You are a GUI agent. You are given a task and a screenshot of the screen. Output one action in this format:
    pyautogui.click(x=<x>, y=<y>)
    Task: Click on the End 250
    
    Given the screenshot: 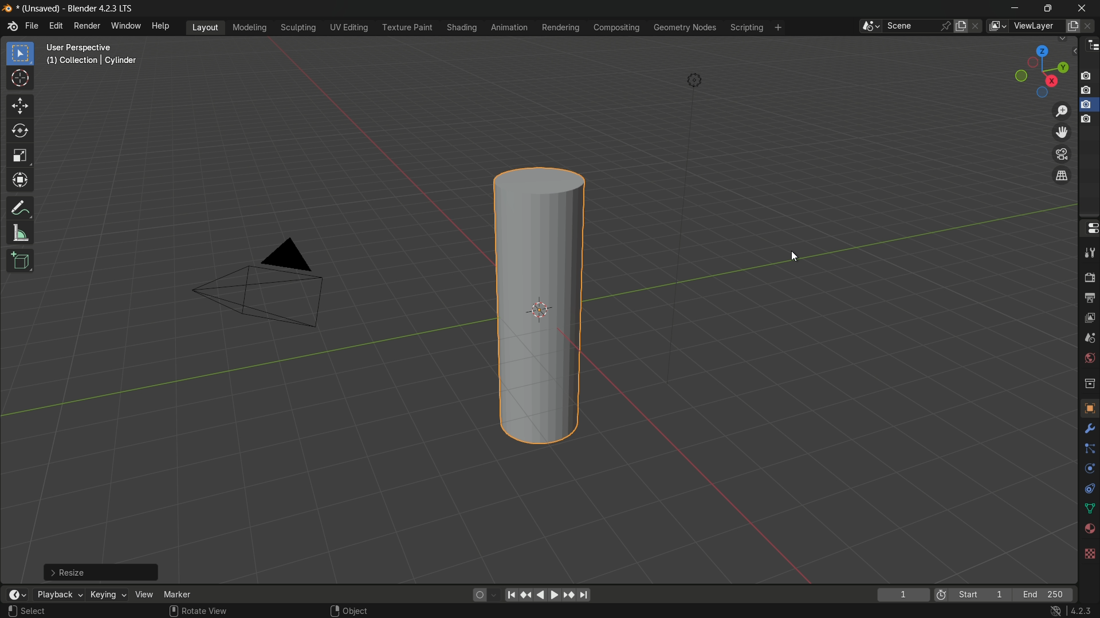 What is the action you would take?
    pyautogui.click(x=1046, y=595)
    